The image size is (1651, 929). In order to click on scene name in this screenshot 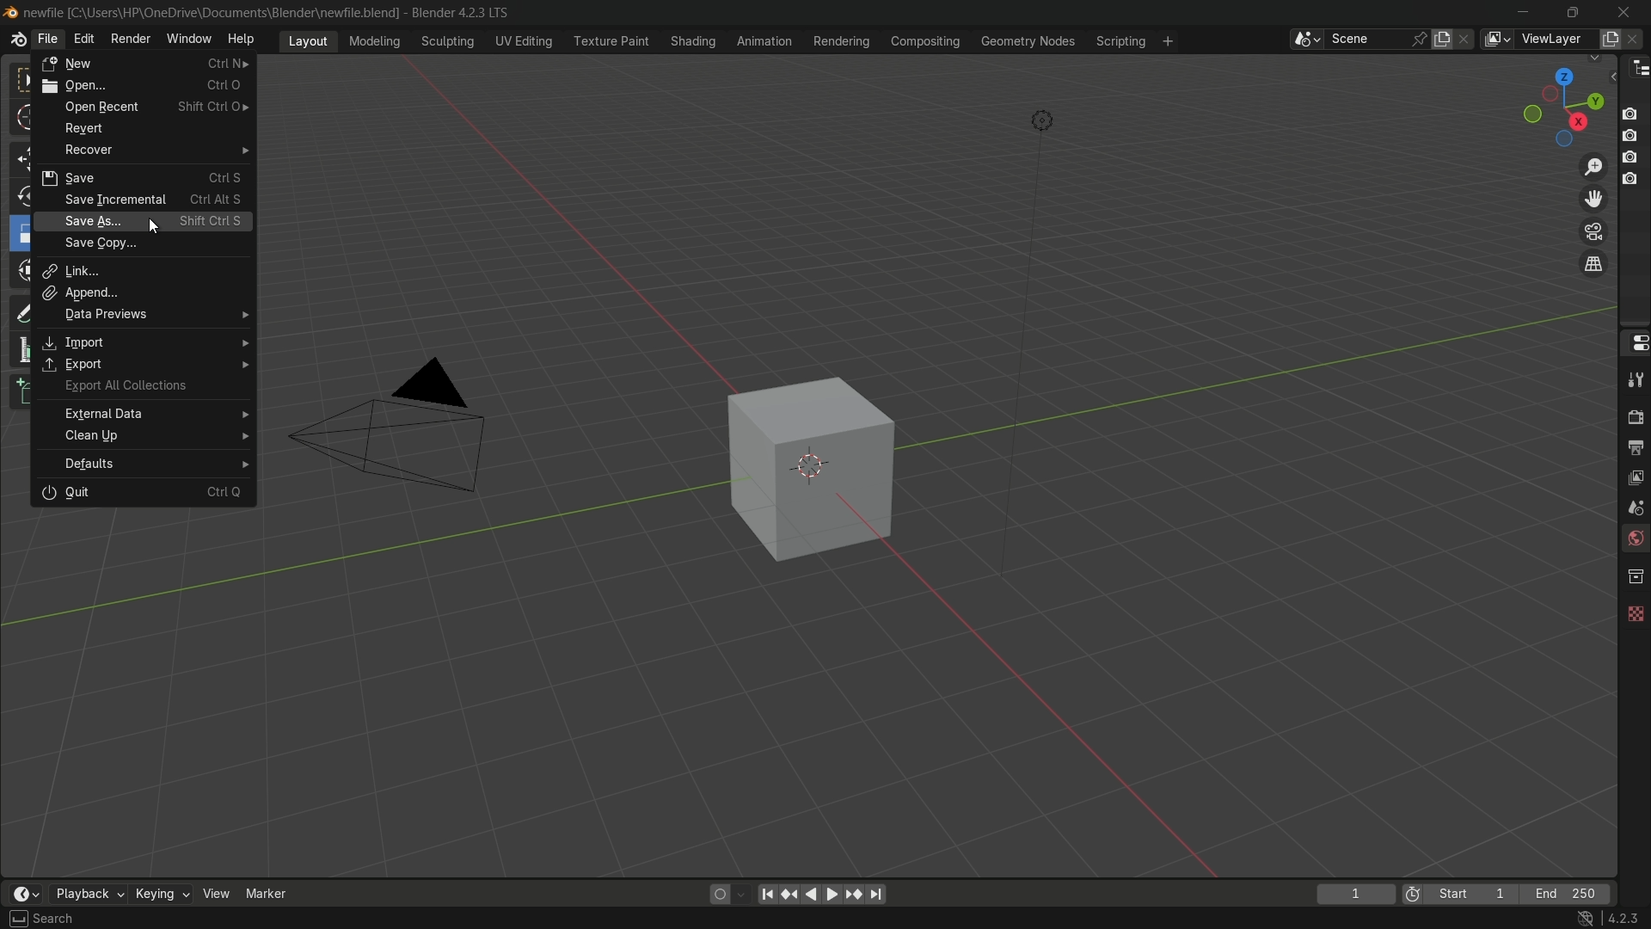, I will do `click(1366, 38)`.